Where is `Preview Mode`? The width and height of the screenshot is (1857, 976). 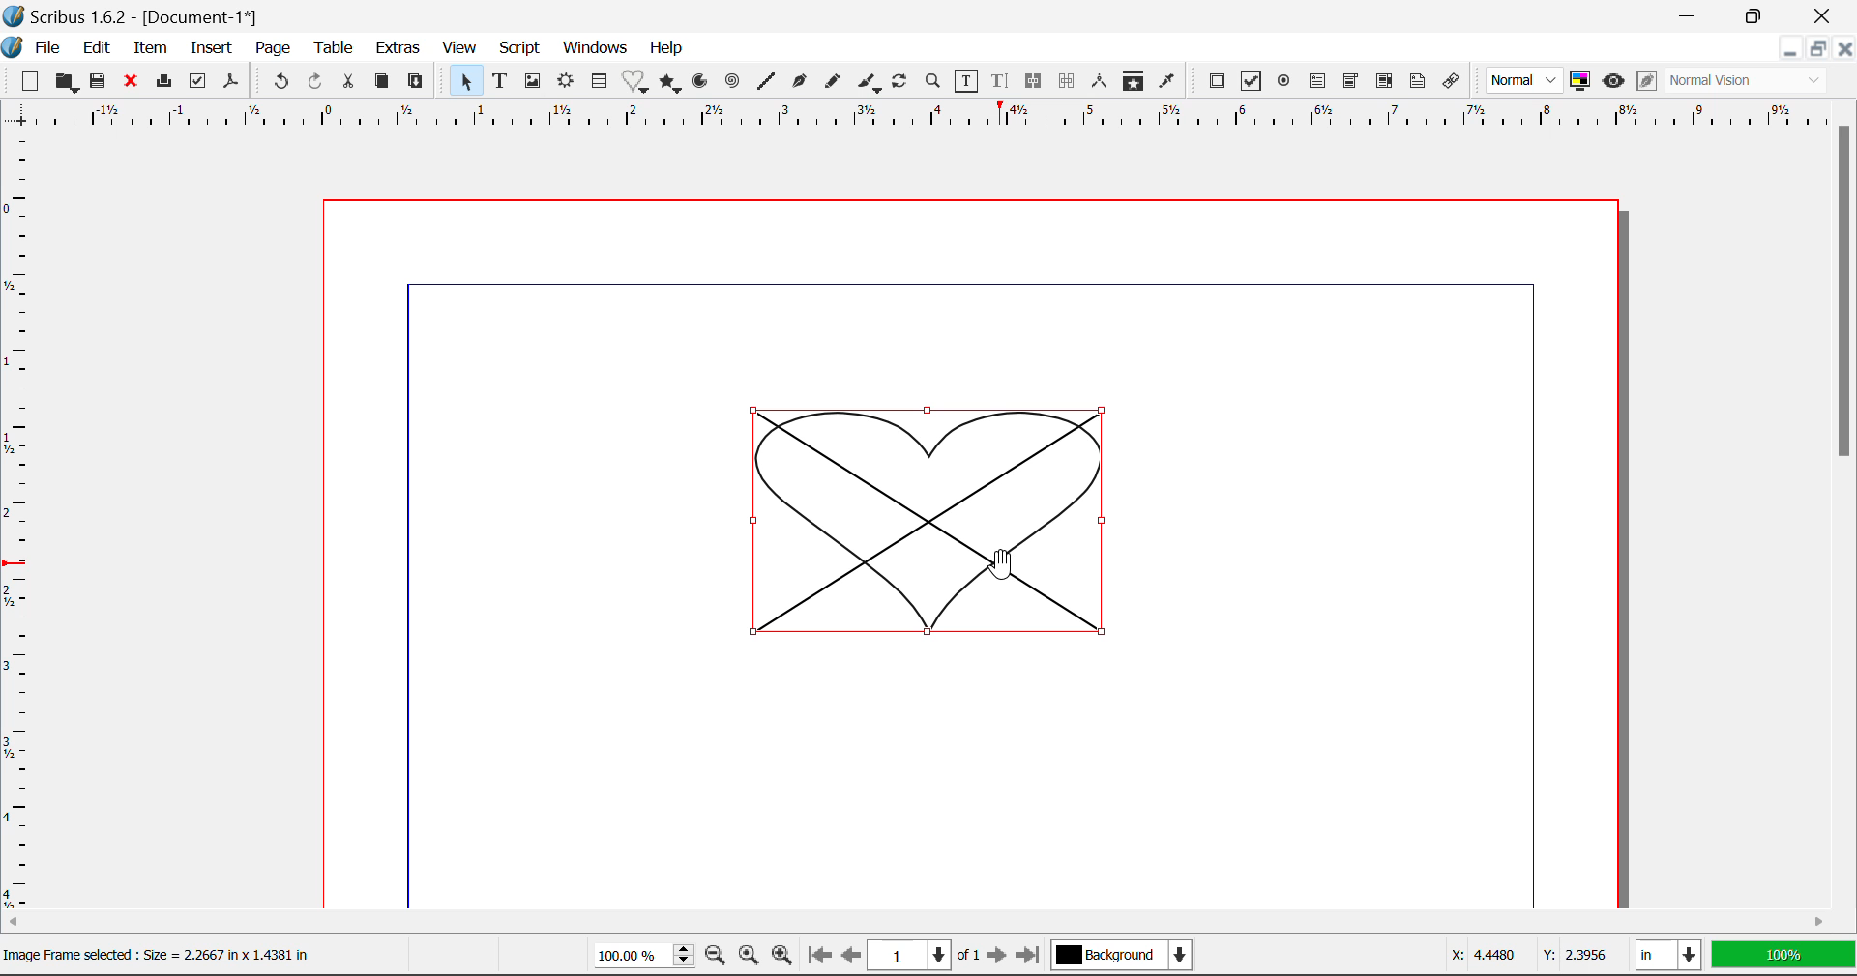
Preview Mode is located at coordinates (1614, 83).